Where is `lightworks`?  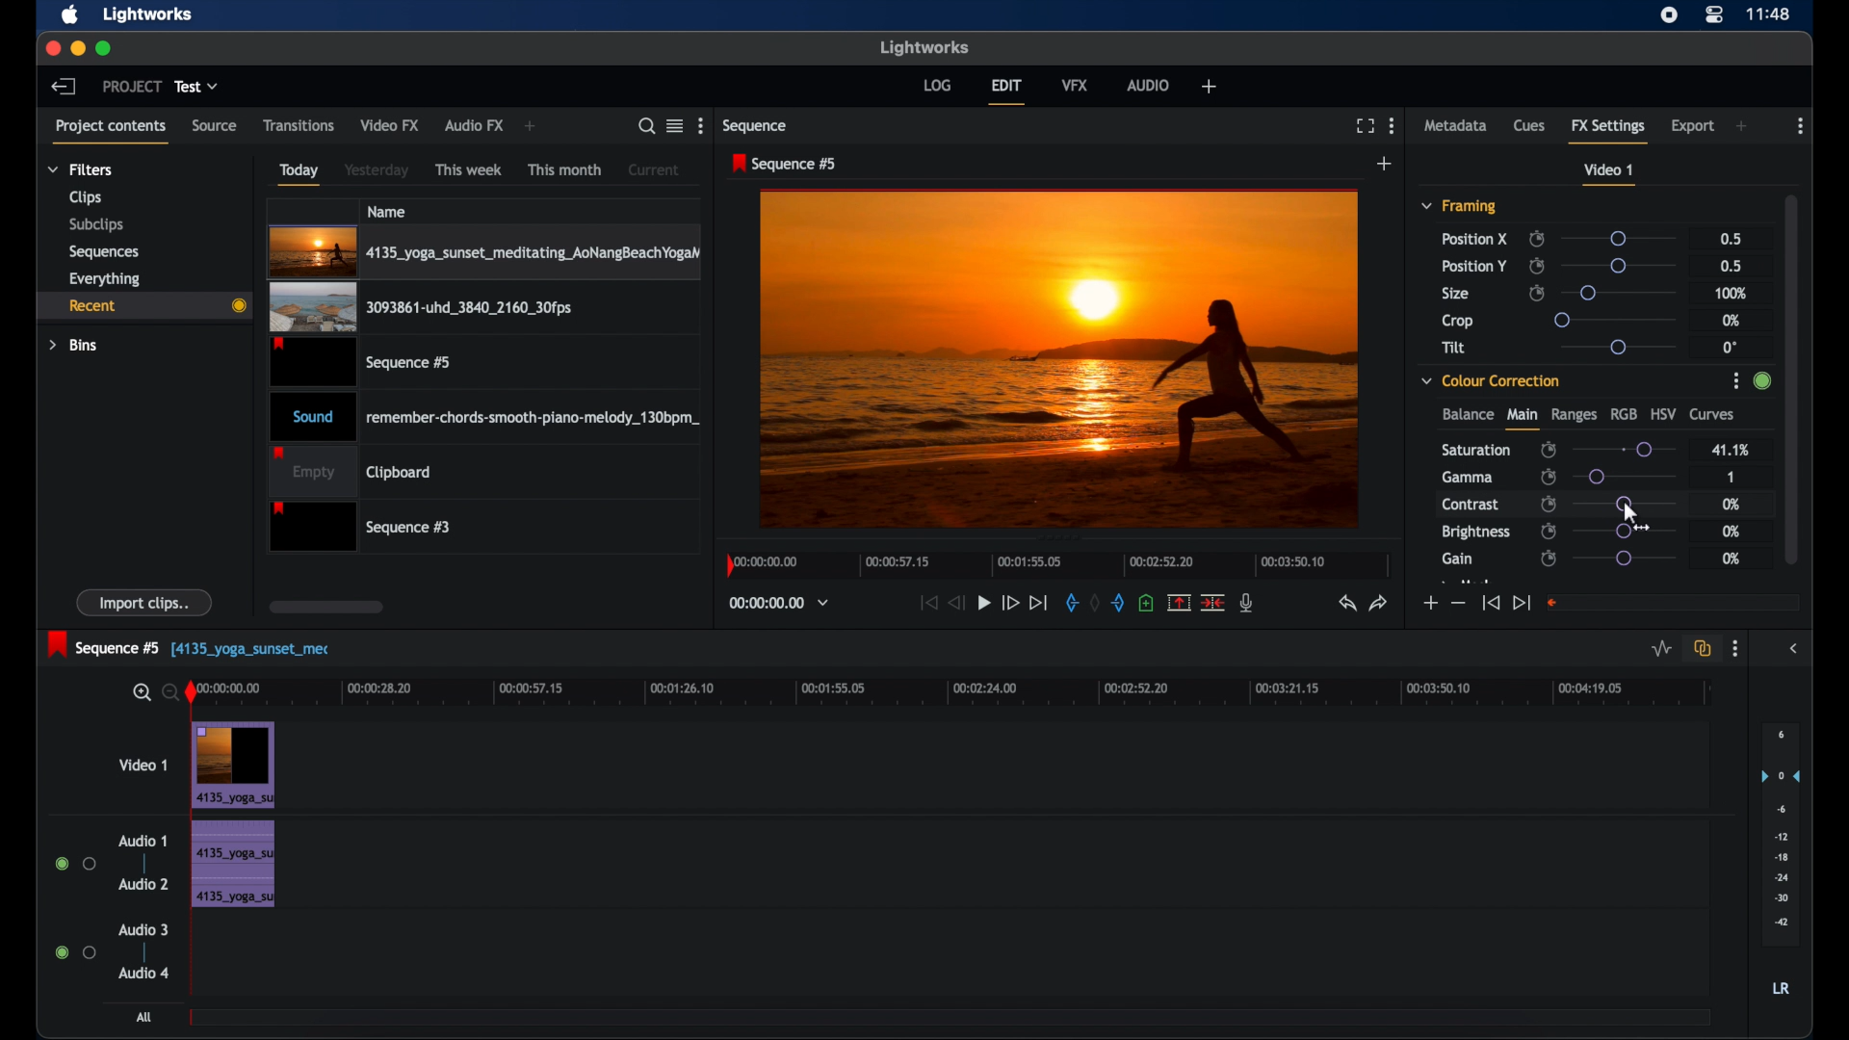
lightworks is located at coordinates (148, 15).